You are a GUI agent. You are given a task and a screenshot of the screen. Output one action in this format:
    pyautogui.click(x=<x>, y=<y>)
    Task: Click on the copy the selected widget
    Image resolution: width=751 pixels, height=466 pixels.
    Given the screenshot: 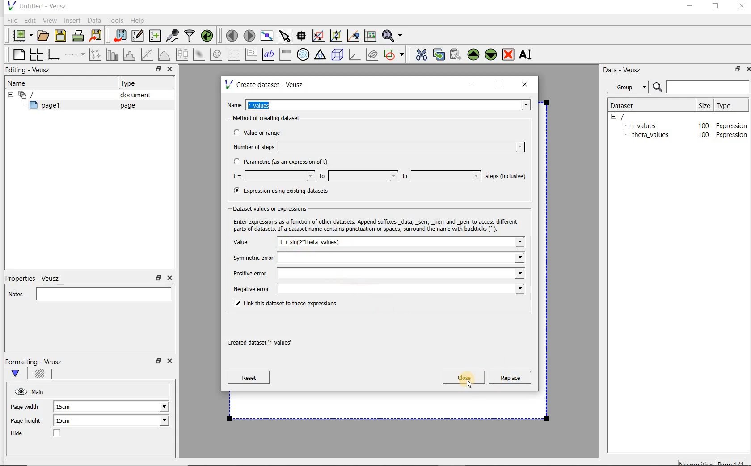 What is the action you would take?
    pyautogui.click(x=439, y=54)
    